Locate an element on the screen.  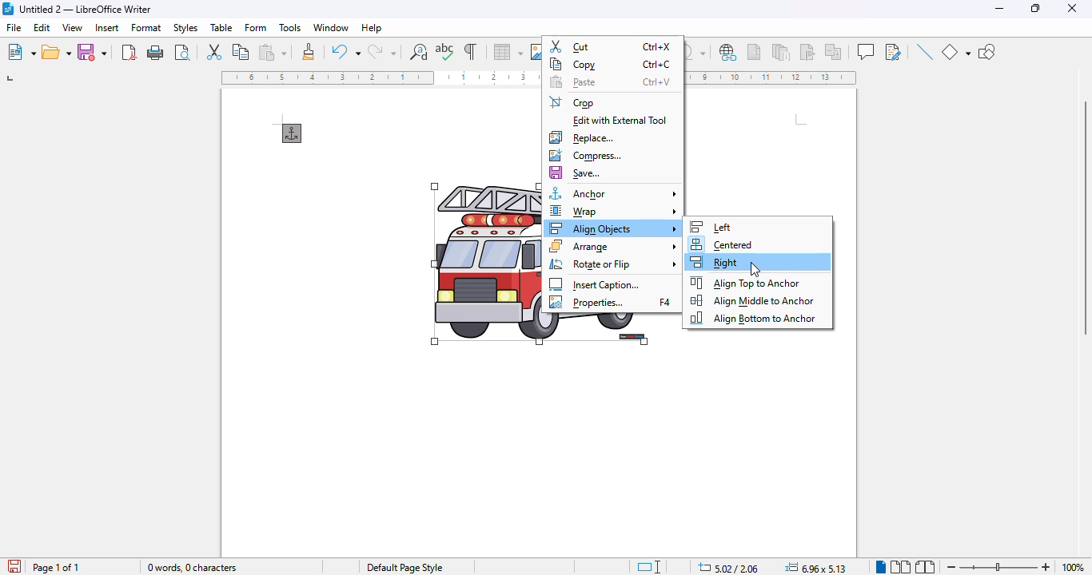
anchor is located at coordinates (614, 193).